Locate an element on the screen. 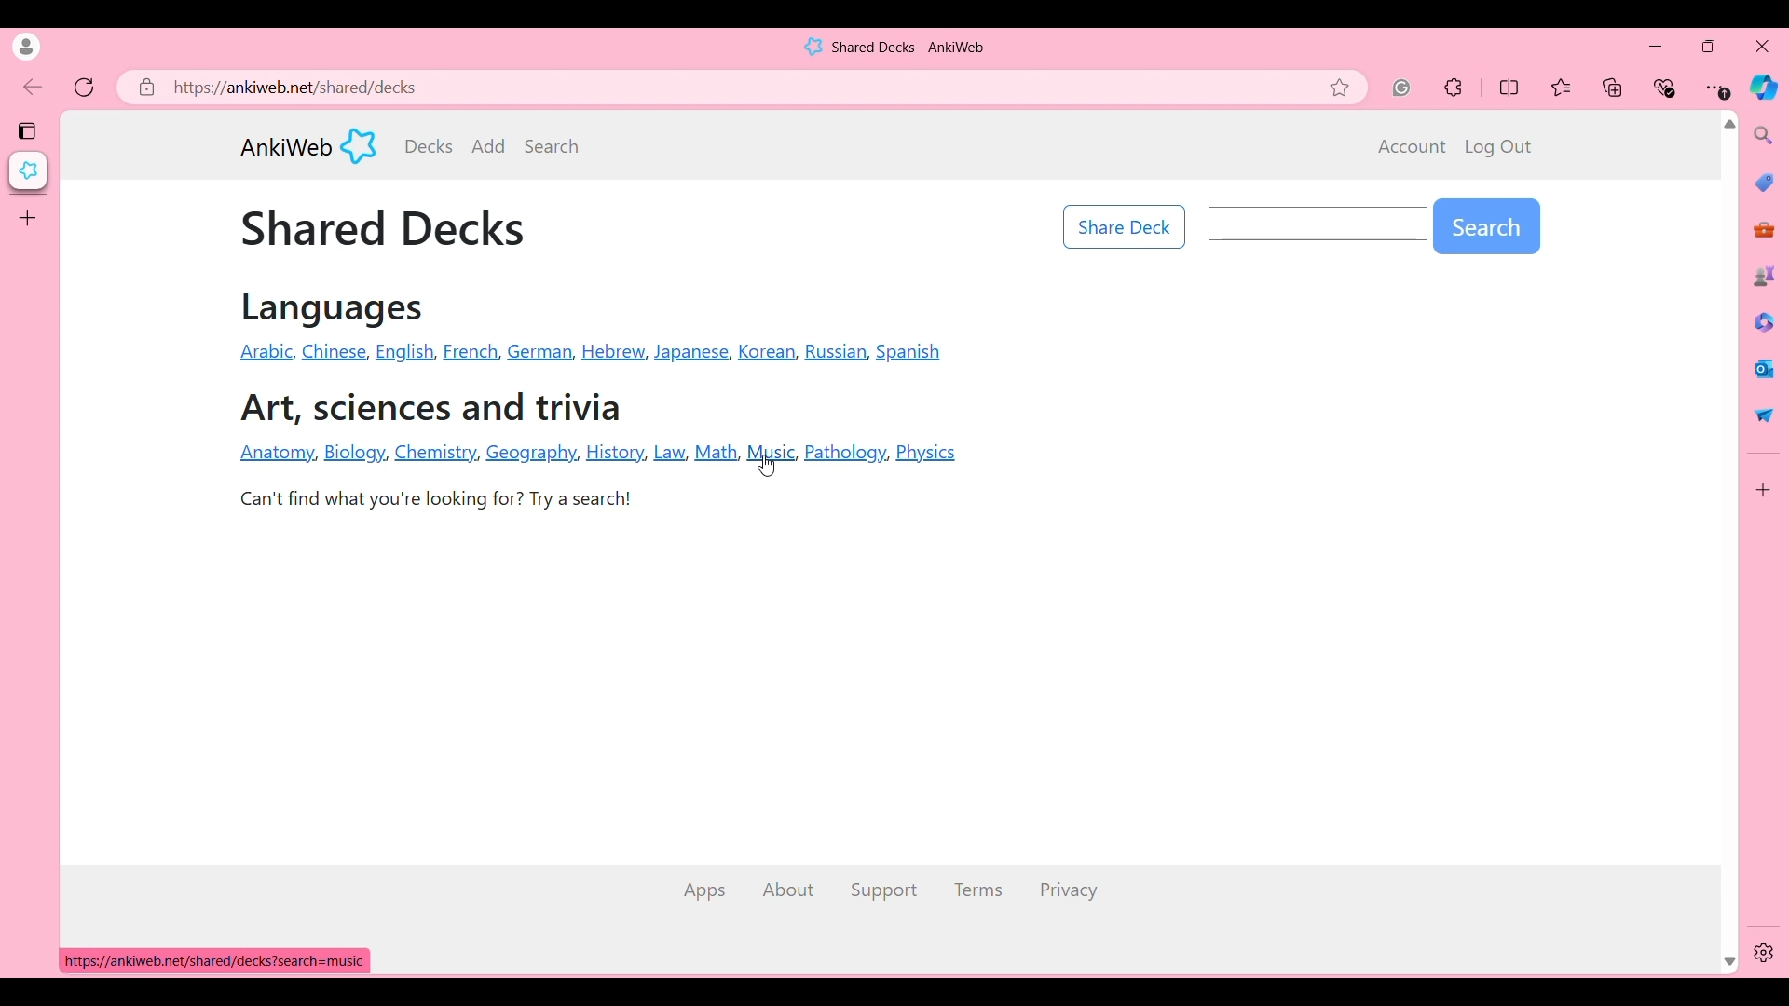  Shared Decks is located at coordinates (383, 228).